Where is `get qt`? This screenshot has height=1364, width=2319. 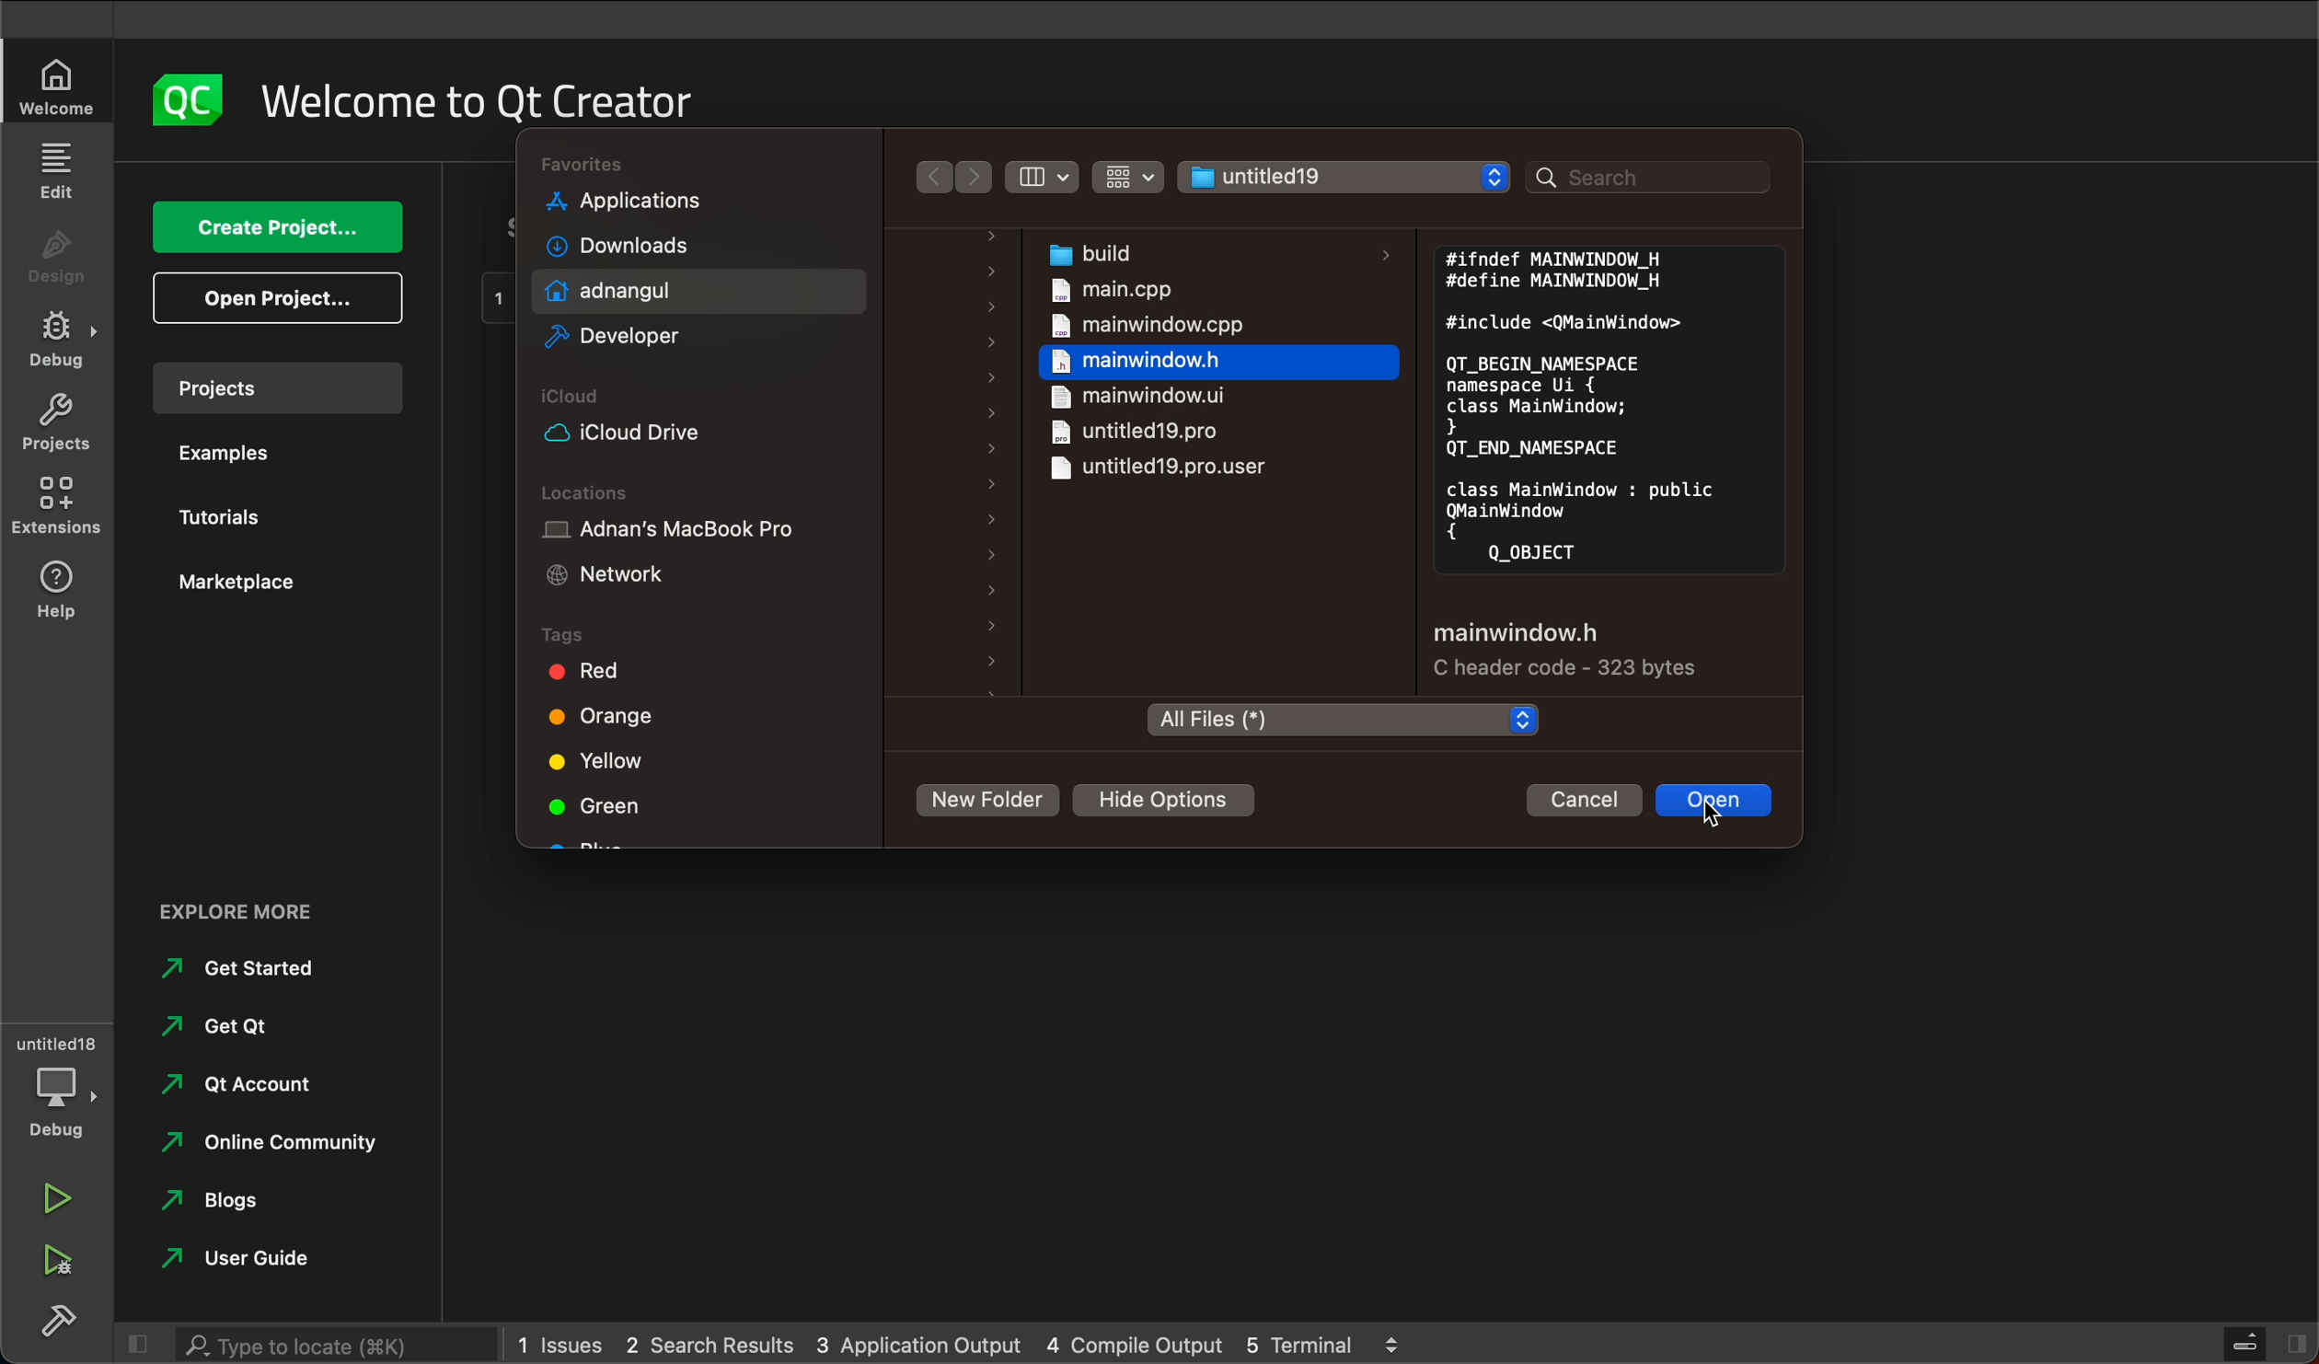 get qt is located at coordinates (219, 1026).